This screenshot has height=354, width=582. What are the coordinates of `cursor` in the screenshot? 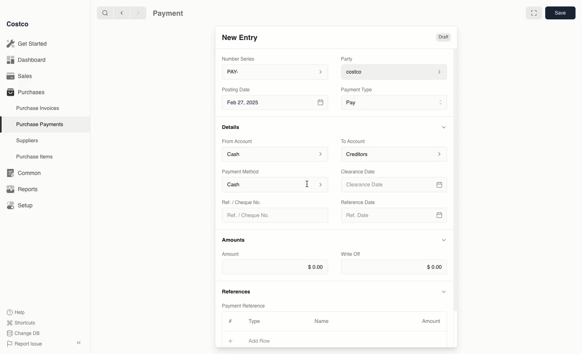 It's located at (308, 184).